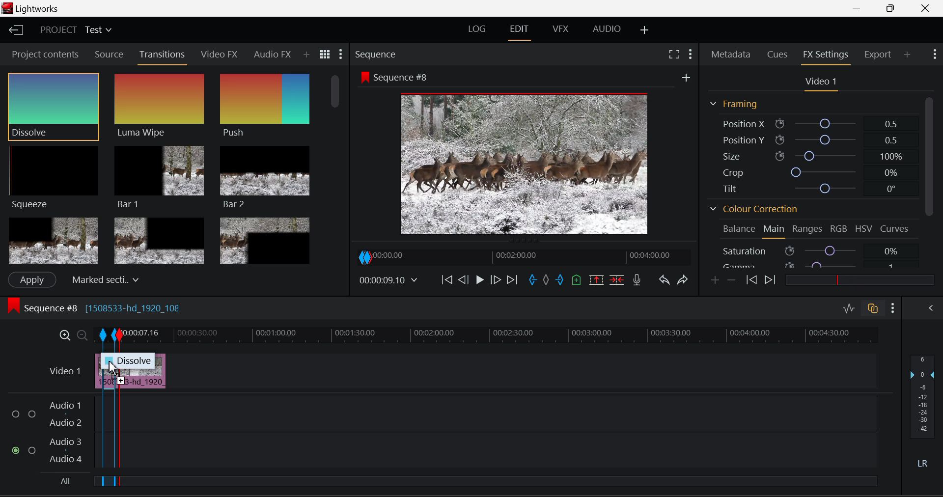  I want to click on Audio Input Checkbox, so click(32, 449).